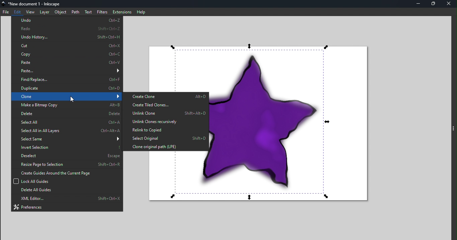  Describe the element at coordinates (67, 207) in the screenshot. I see `Preferences` at that location.